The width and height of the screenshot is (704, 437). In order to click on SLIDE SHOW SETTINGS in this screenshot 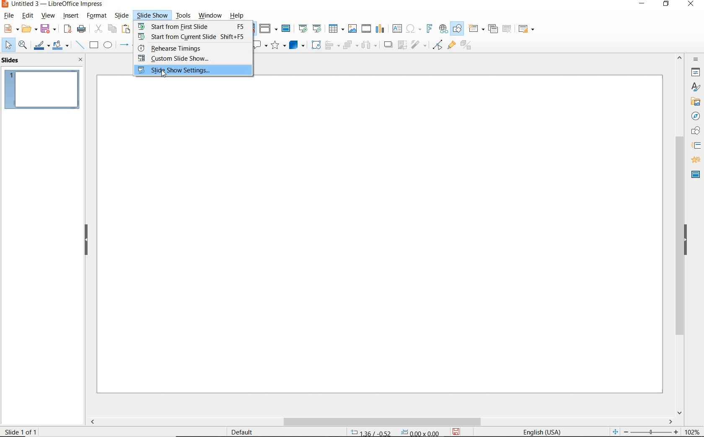, I will do `click(194, 72)`.